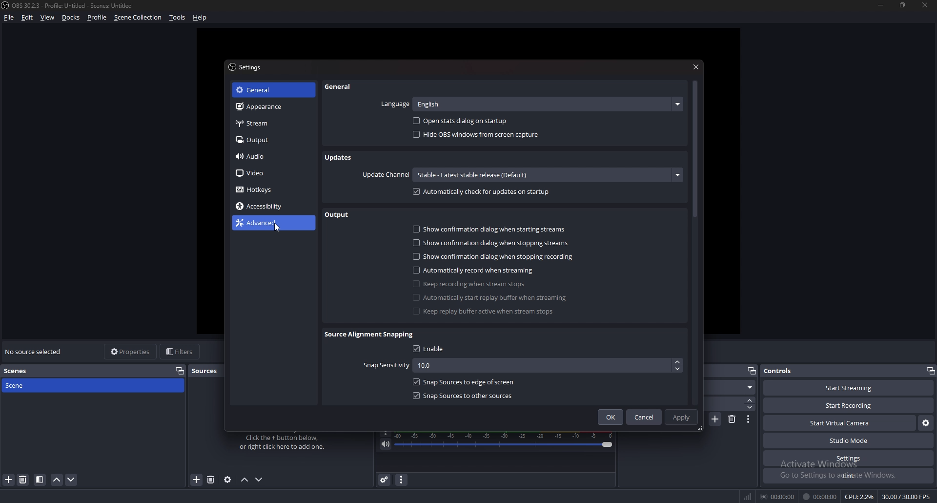 The width and height of the screenshot is (937, 503). Describe the element at coordinates (211, 480) in the screenshot. I see `remove source` at that location.